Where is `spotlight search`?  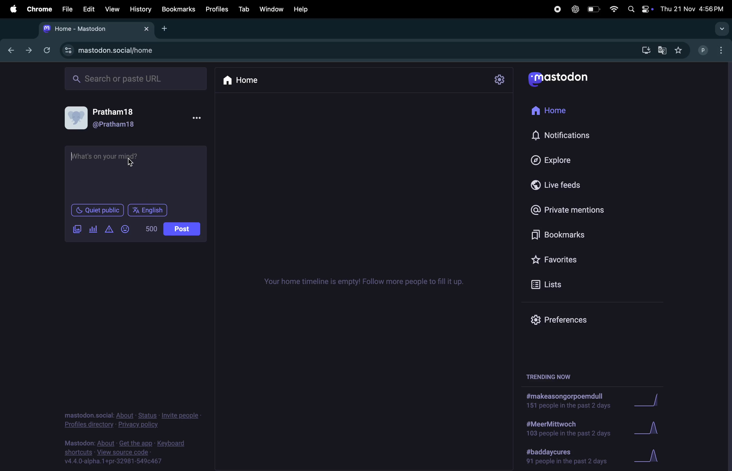 spotlight search is located at coordinates (630, 9).